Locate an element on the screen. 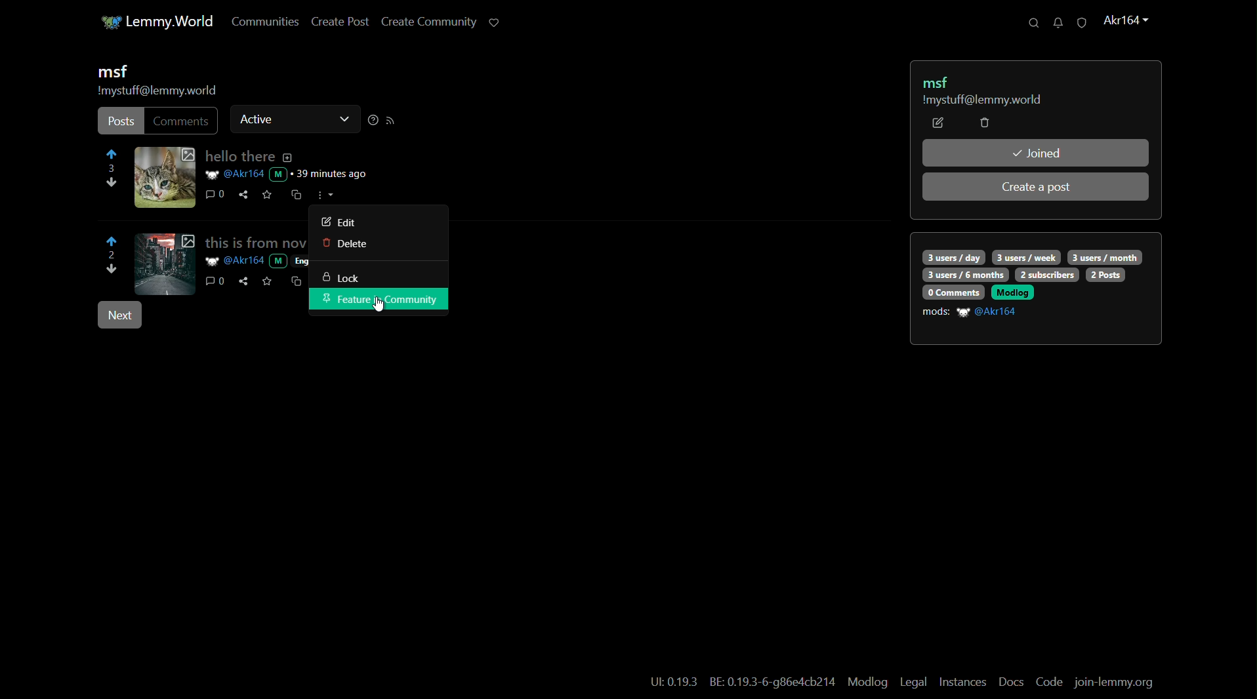 This screenshot has height=699, width=1257. post title is located at coordinates (239, 157).